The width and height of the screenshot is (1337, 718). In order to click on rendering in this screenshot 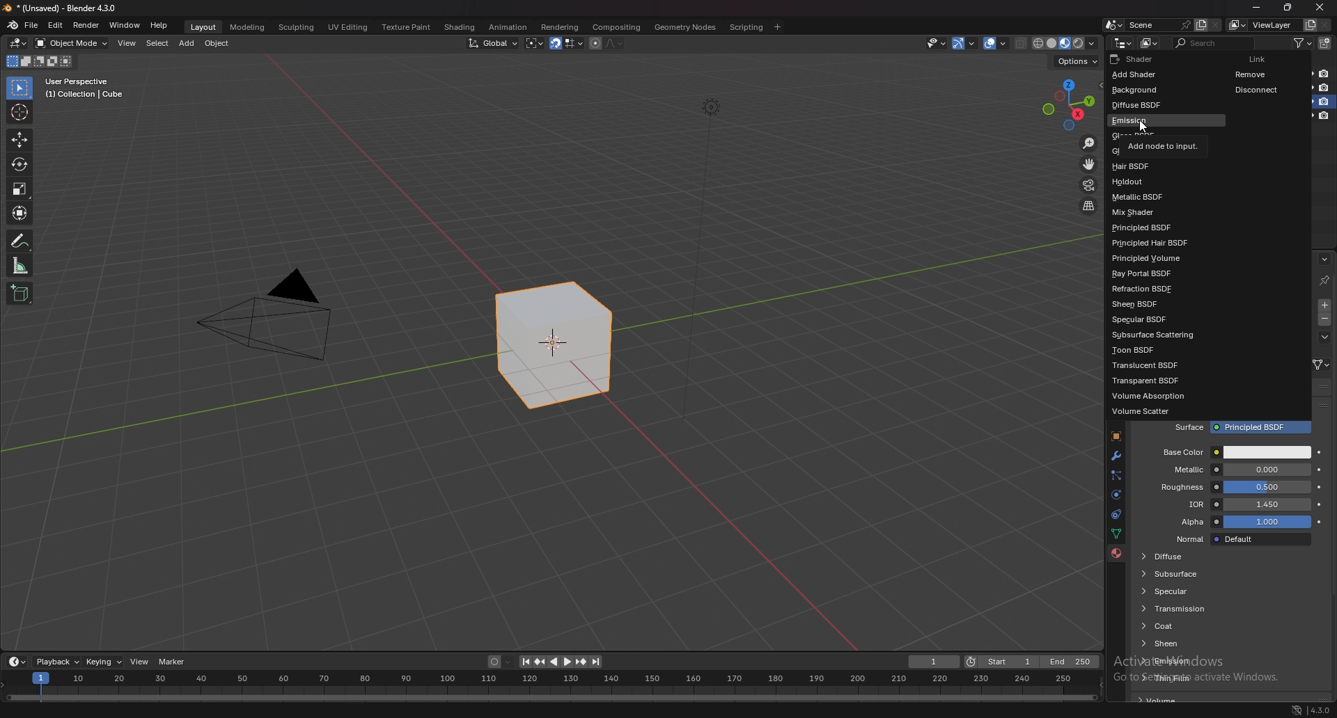, I will do `click(558, 26)`.